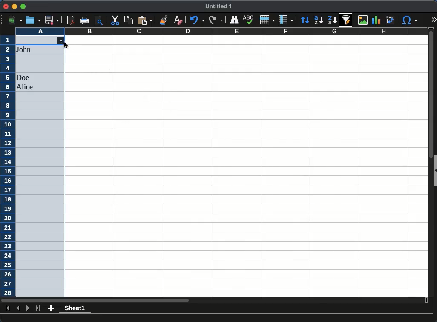  Describe the element at coordinates (84, 20) in the screenshot. I see `print` at that location.